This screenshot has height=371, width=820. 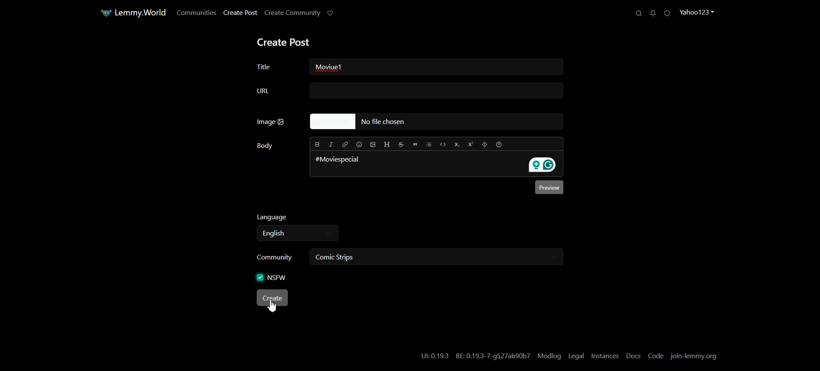 I want to click on Create Community, so click(x=293, y=13).